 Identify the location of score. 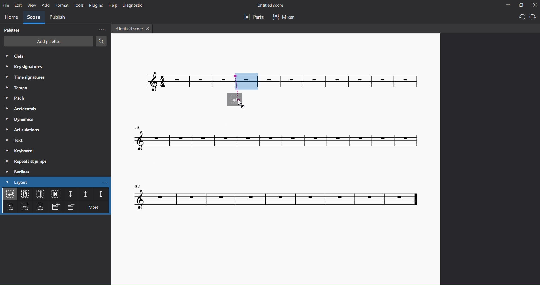
(170, 82).